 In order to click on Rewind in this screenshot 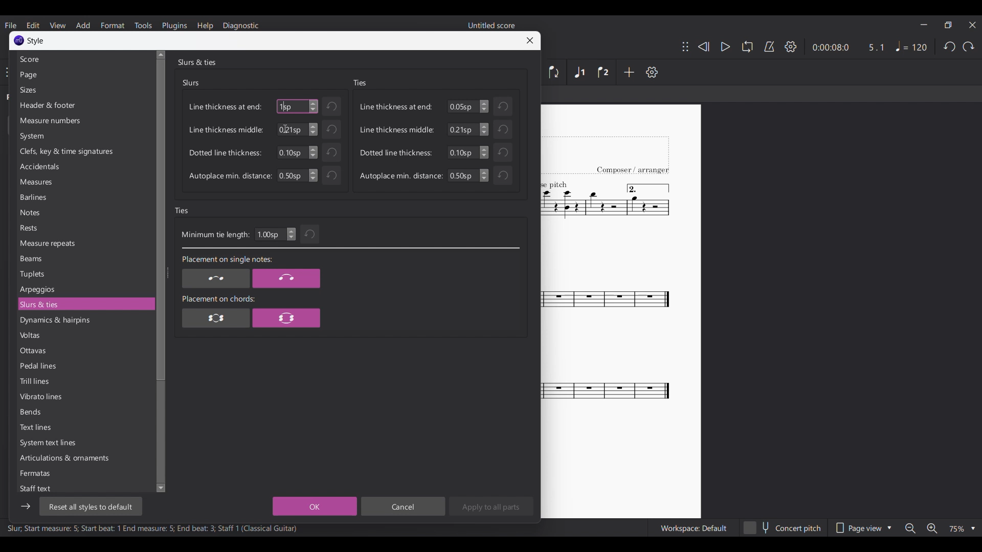, I will do `click(703, 47)`.